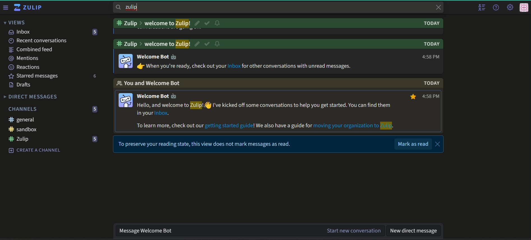  What do you see at coordinates (207, 105) in the screenshot?
I see `cursor` at bounding box center [207, 105].